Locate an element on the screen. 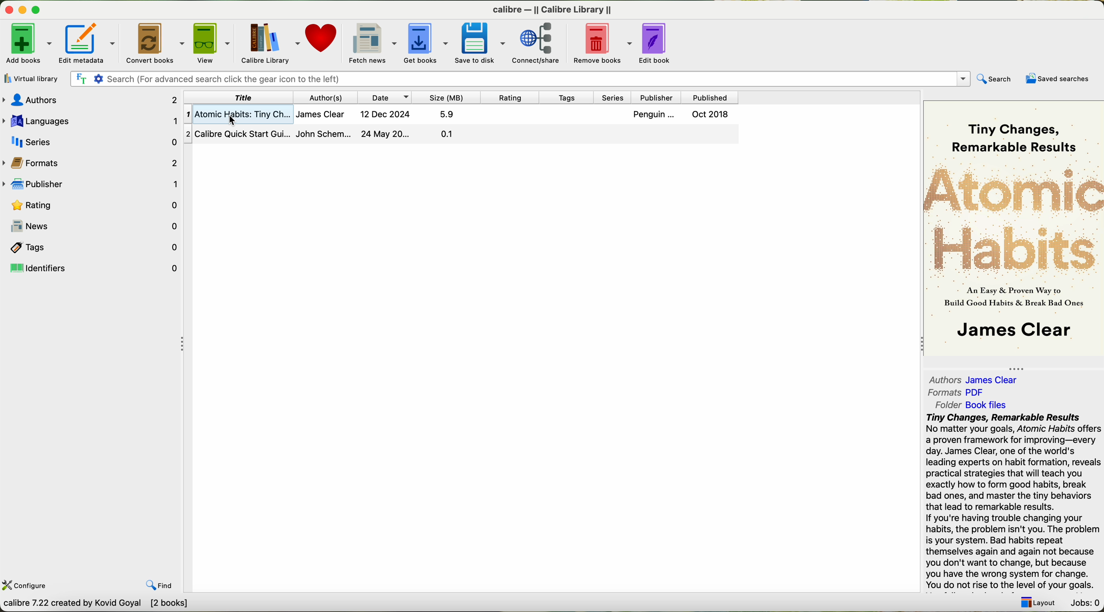 The image size is (1104, 612). published is located at coordinates (708, 97).